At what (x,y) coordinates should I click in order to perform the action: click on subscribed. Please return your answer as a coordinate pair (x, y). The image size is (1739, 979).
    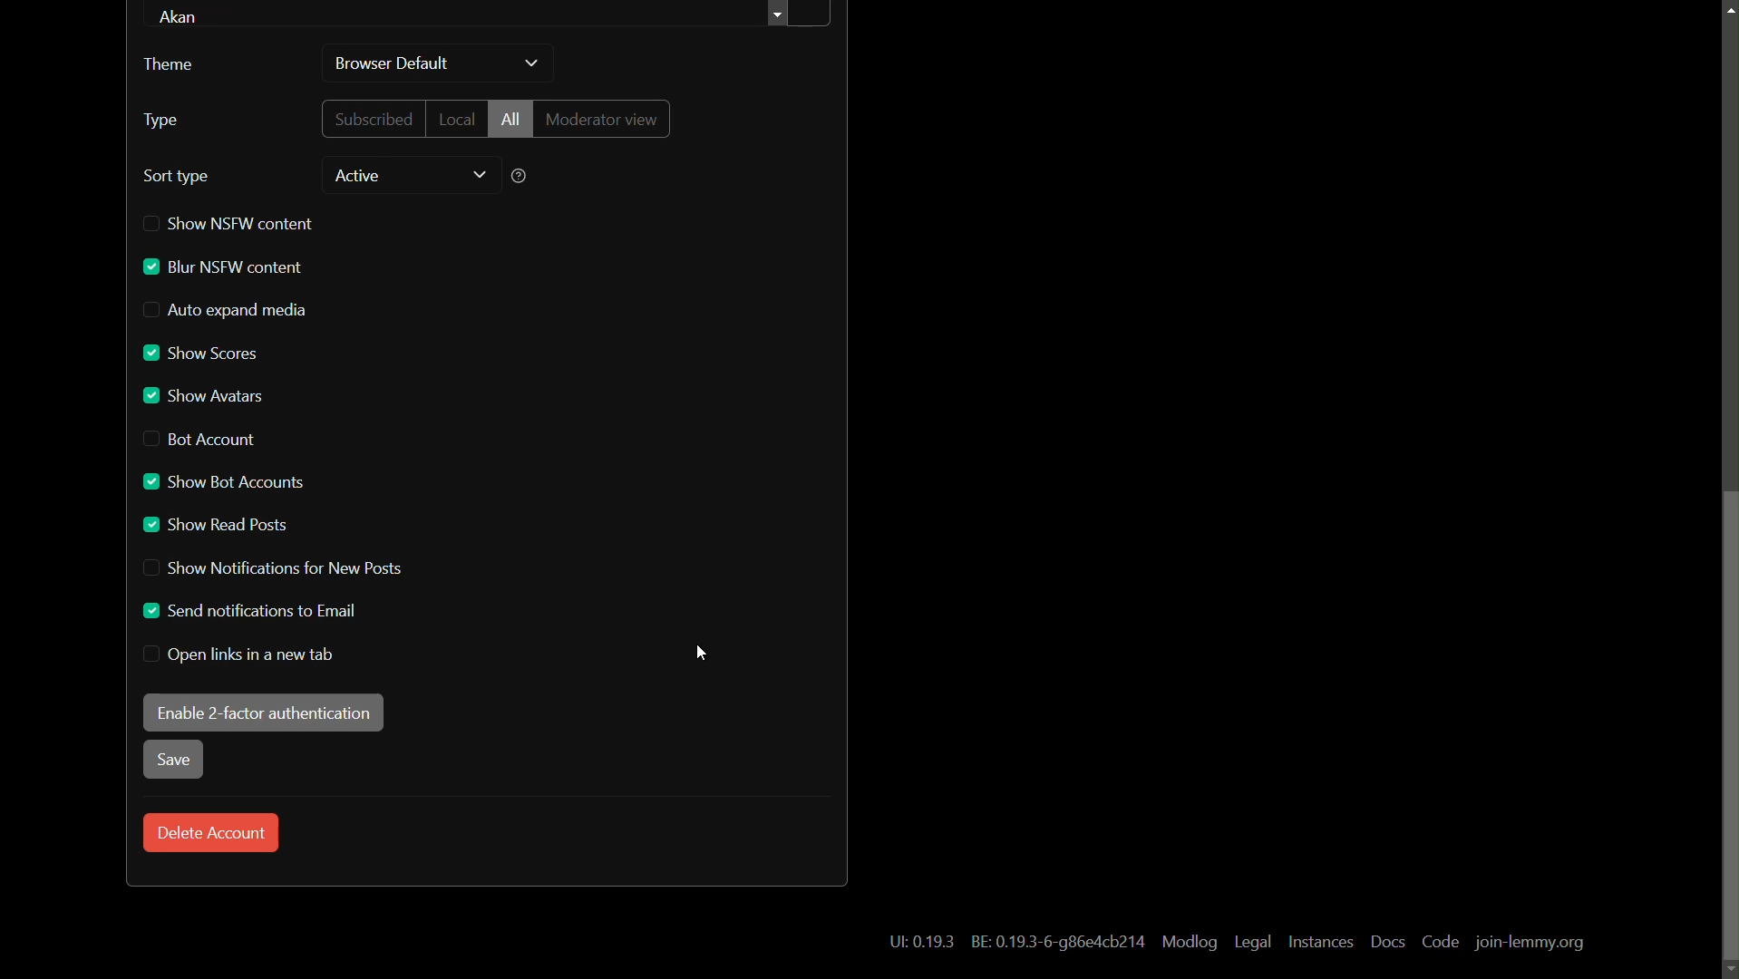
    Looking at the image, I should click on (370, 119).